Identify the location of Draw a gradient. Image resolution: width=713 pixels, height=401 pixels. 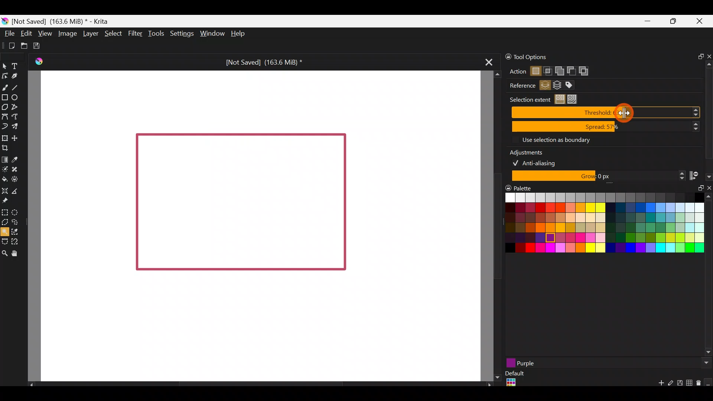
(5, 160).